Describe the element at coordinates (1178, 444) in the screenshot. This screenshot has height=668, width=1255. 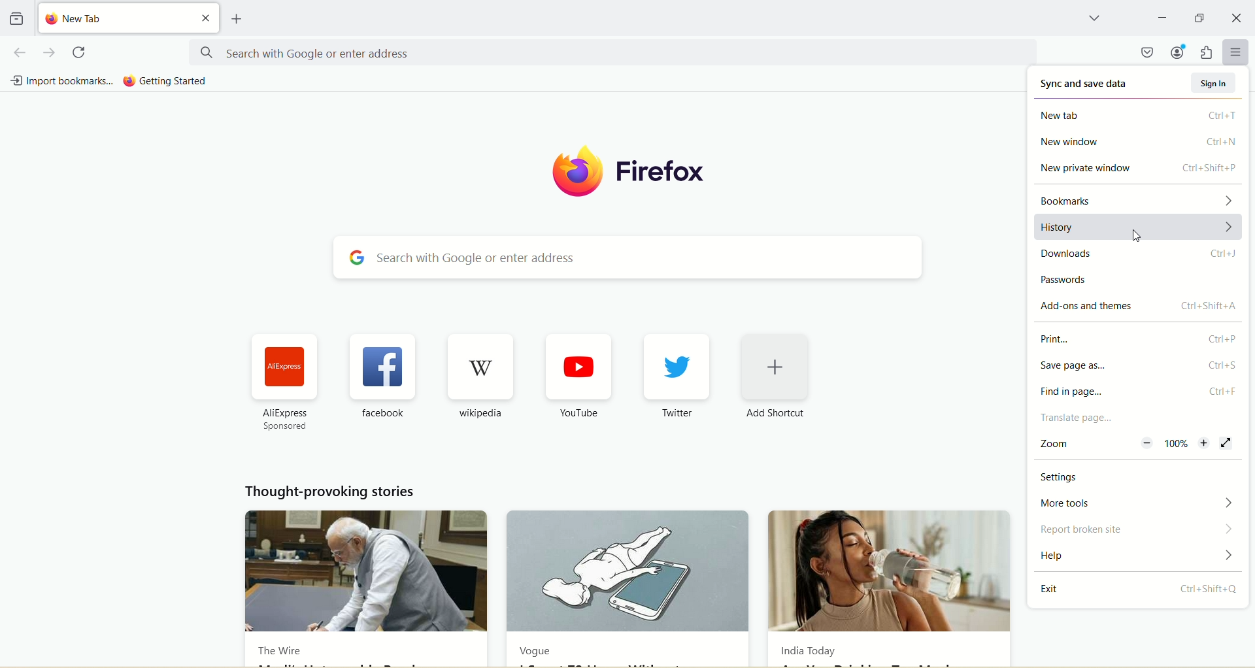
I see `zoom percent` at that location.